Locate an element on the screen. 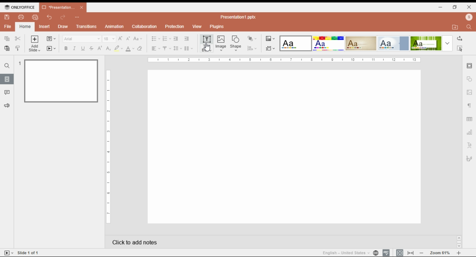 The image size is (476, 257). language settings is located at coordinates (375, 253).